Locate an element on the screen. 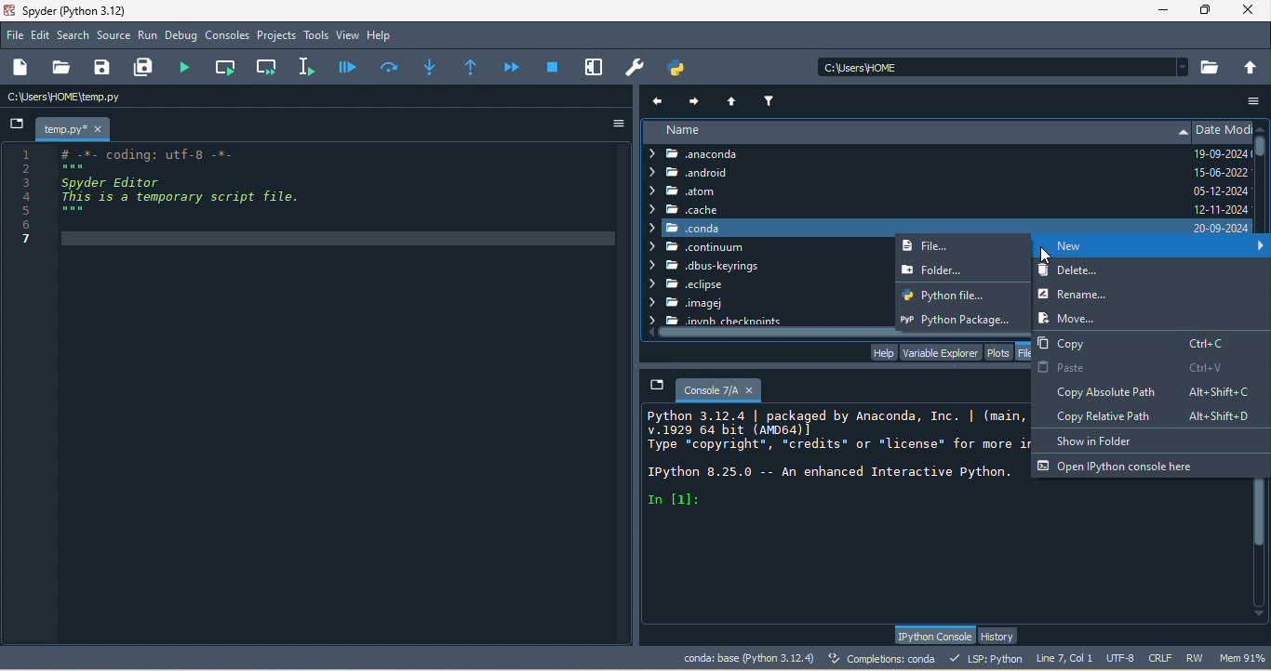 The height and width of the screenshot is (671, 1271). search is located at coordinates (74, 35).